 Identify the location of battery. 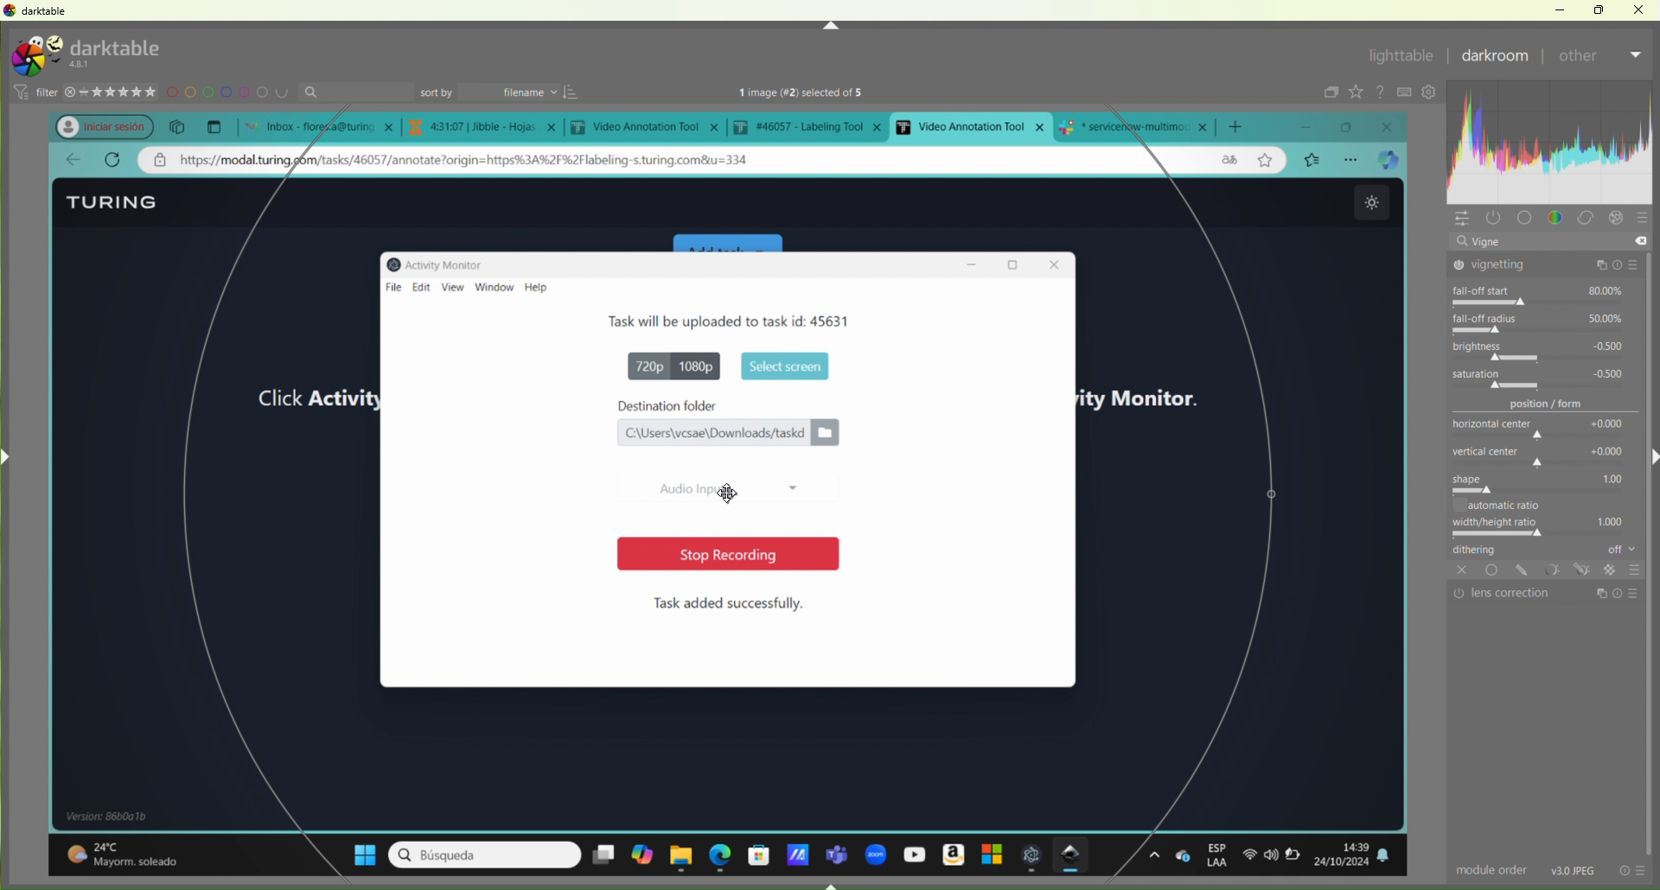
(1299, 859).